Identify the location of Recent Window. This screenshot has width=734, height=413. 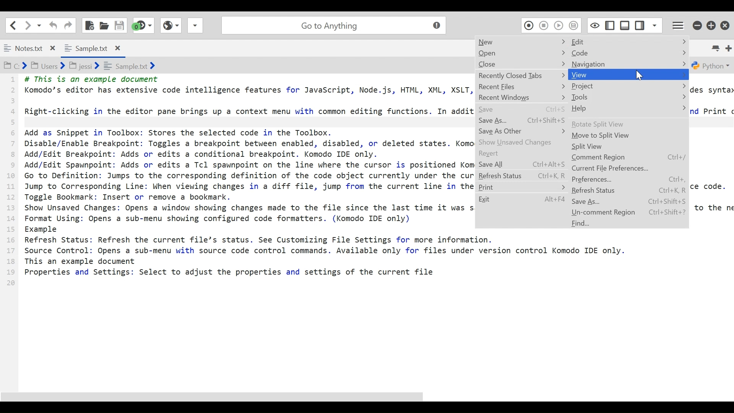
(523, 98).